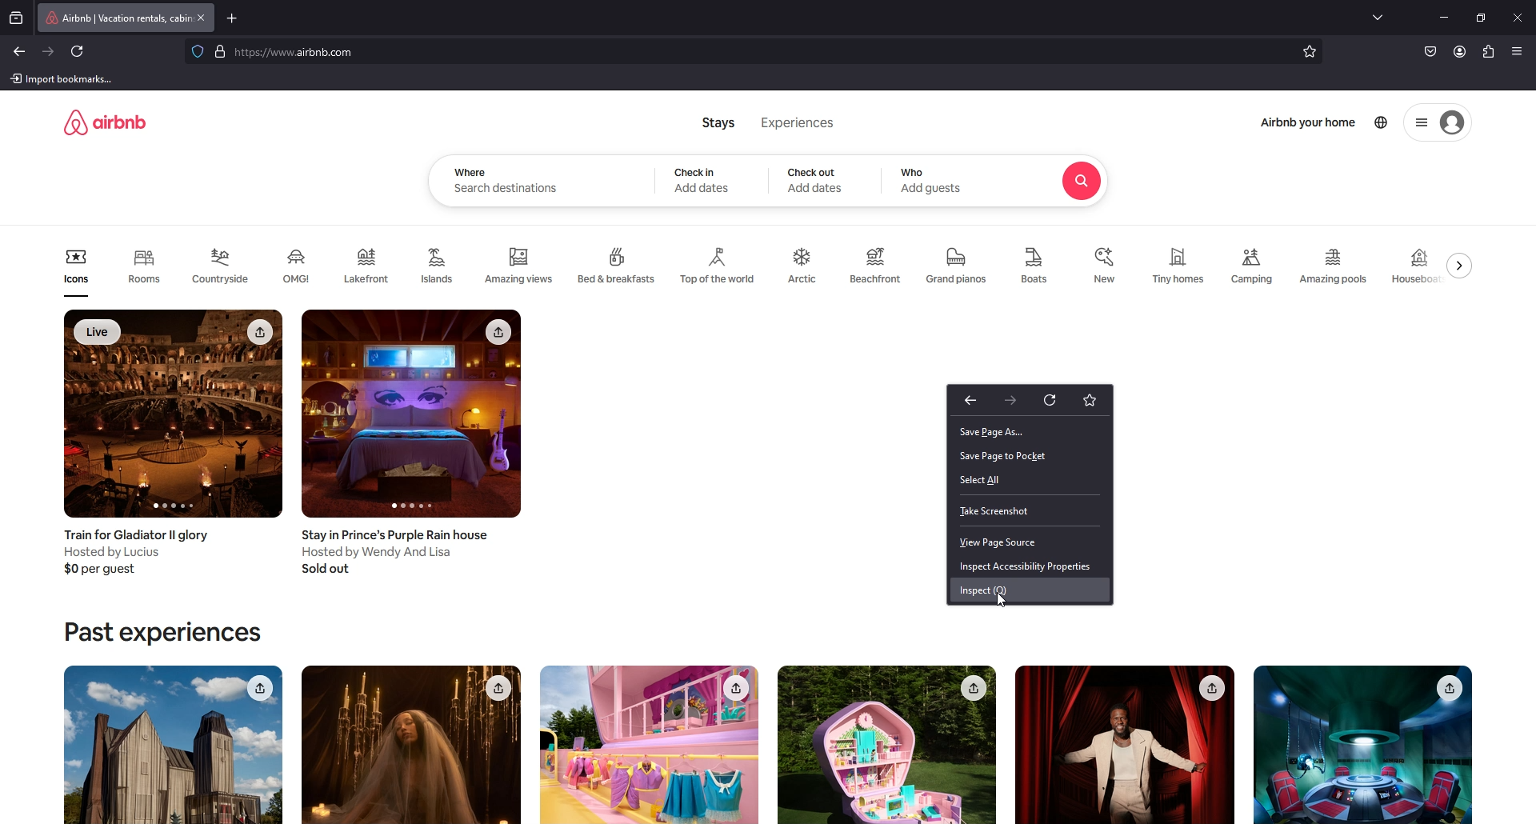 The height and width of the screenshot is (824, 1536). What do you see at coordinates (933, 188) in the screenshot?
I see `Add guests` at bounding box center [933, 188].